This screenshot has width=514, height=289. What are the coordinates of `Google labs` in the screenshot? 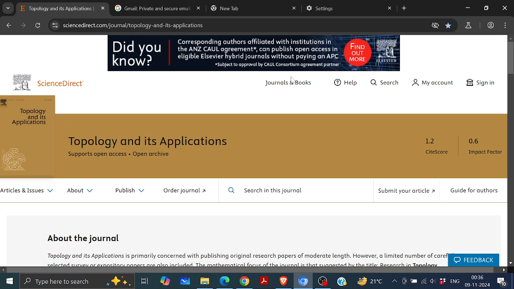 It's located at (468, 25).